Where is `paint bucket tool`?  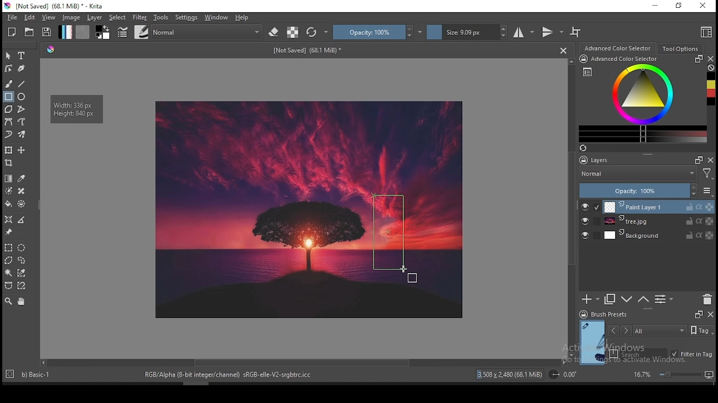
paint bucket tool is located at coordinates (10, 204).